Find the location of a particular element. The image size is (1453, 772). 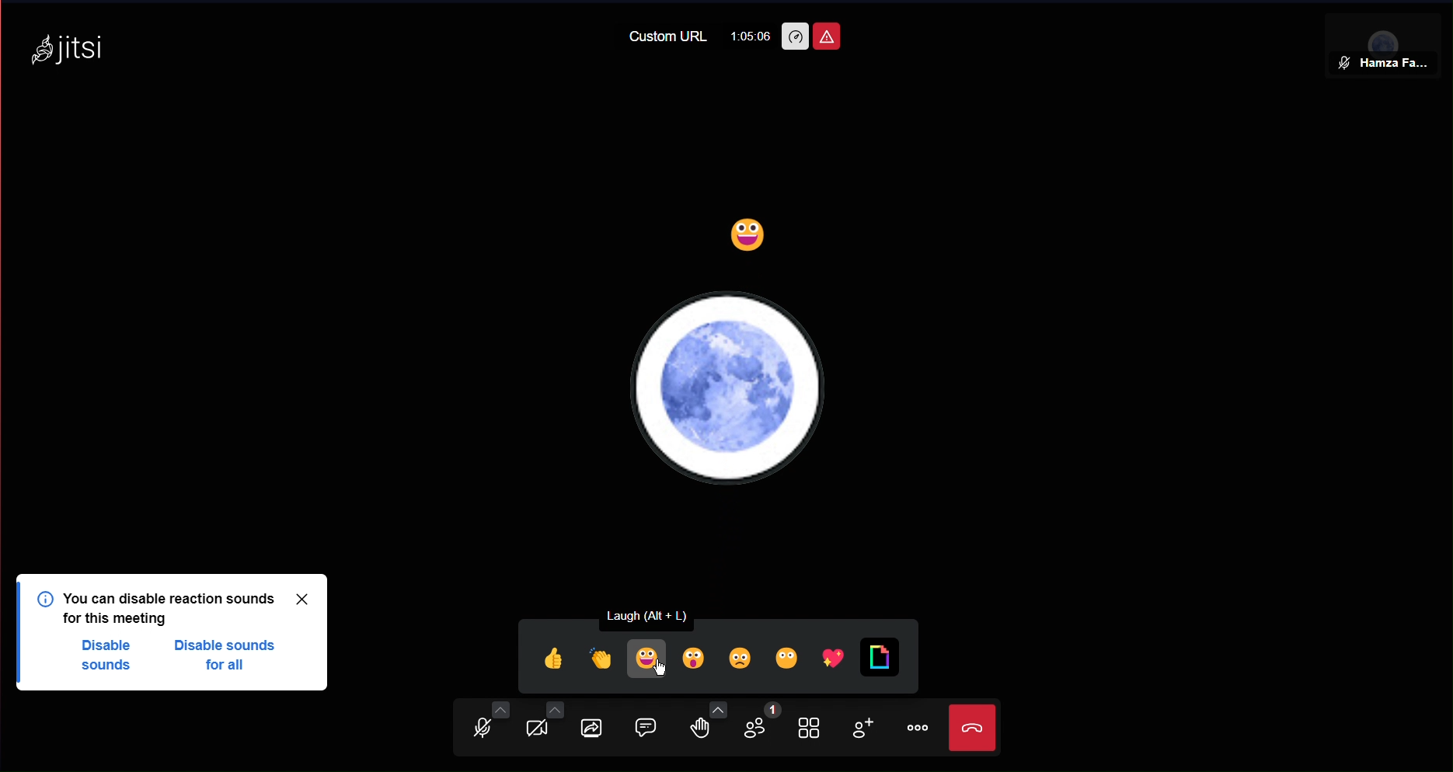

1:05:00 is located at coordinates (750, 36).